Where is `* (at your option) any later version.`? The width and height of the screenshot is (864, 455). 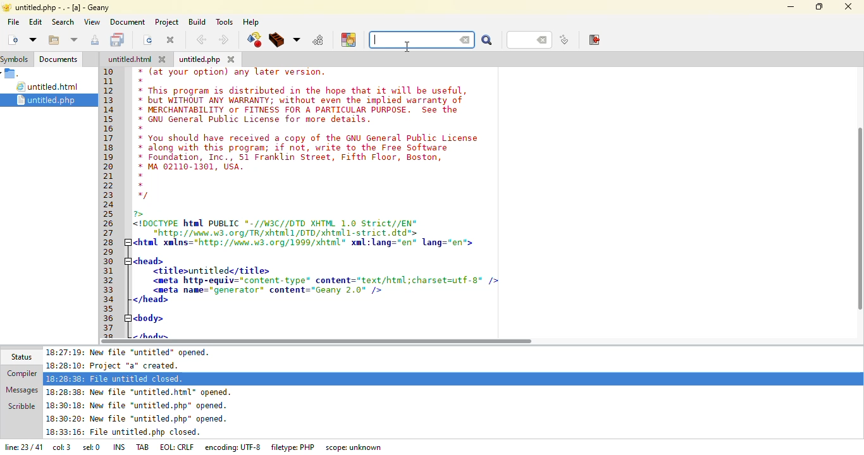
* (at your option) any later version. is located at coordinates (235, 72).